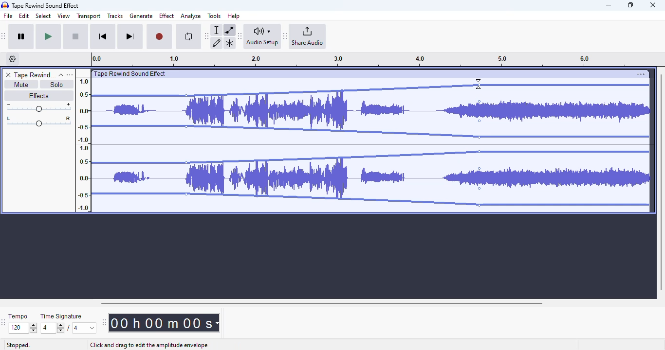  I want to click on Control point, so click(186, 126).